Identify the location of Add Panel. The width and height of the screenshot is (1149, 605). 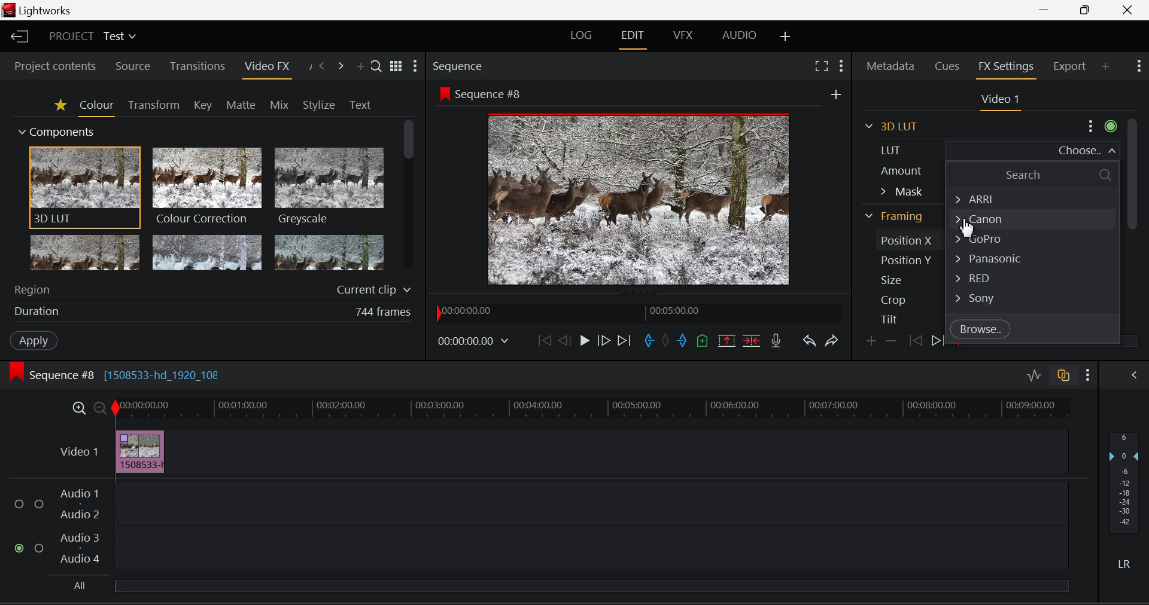
(1105, 68).